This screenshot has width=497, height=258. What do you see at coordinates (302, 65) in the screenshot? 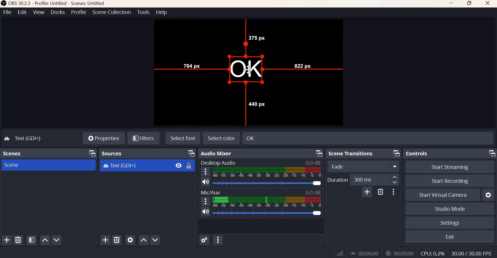
I see `822 px` at bounding box center [302, 65].